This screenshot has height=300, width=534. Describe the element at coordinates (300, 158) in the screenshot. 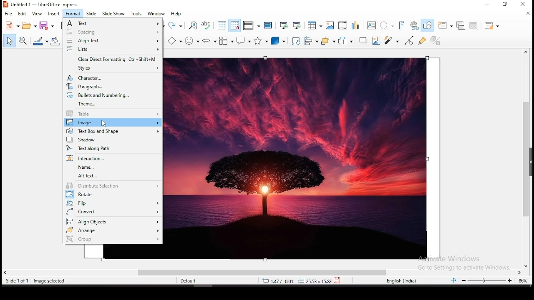

I see `image` at that location.